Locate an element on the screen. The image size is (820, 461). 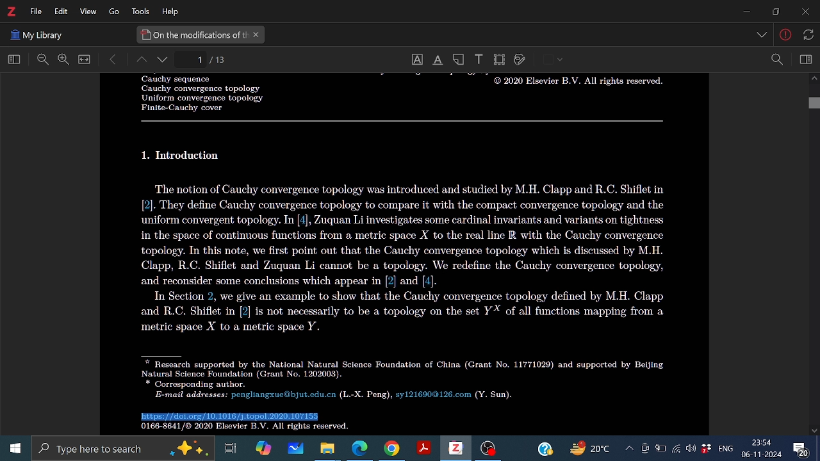
Speaker/Headphone is located at coordinates (691, 448).